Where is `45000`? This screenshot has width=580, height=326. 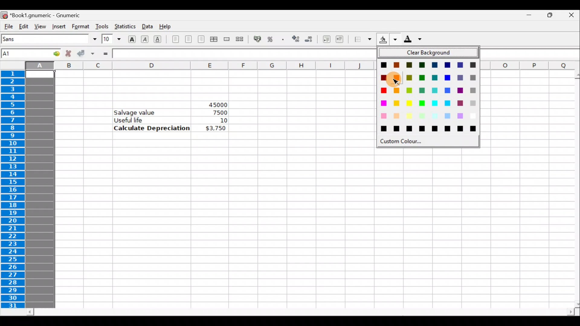 45000 is located at coordinates (212, 104).